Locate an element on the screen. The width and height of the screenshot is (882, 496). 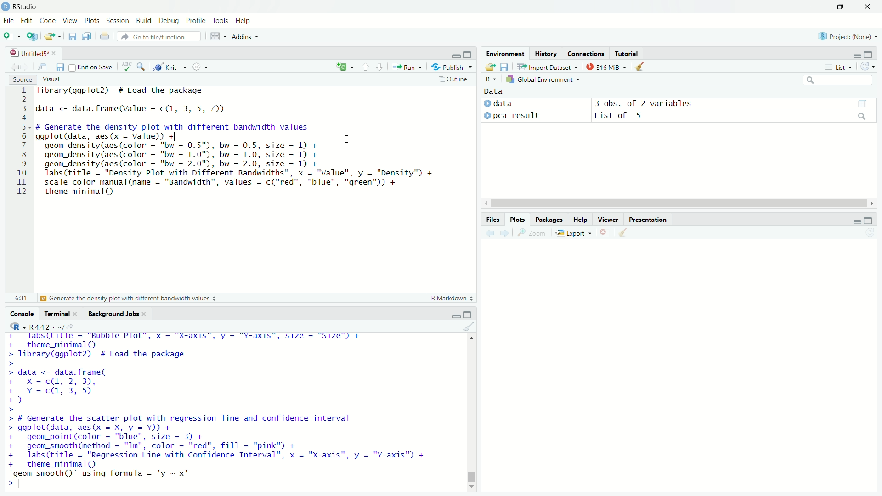
insert a new code/chunk is located at coordinates (345, 67).